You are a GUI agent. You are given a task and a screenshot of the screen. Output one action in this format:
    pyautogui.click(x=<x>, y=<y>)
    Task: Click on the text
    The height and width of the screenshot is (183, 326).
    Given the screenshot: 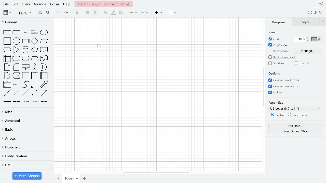 What is the action you would take?
    pyautogui.click(x=25, y=33)
    